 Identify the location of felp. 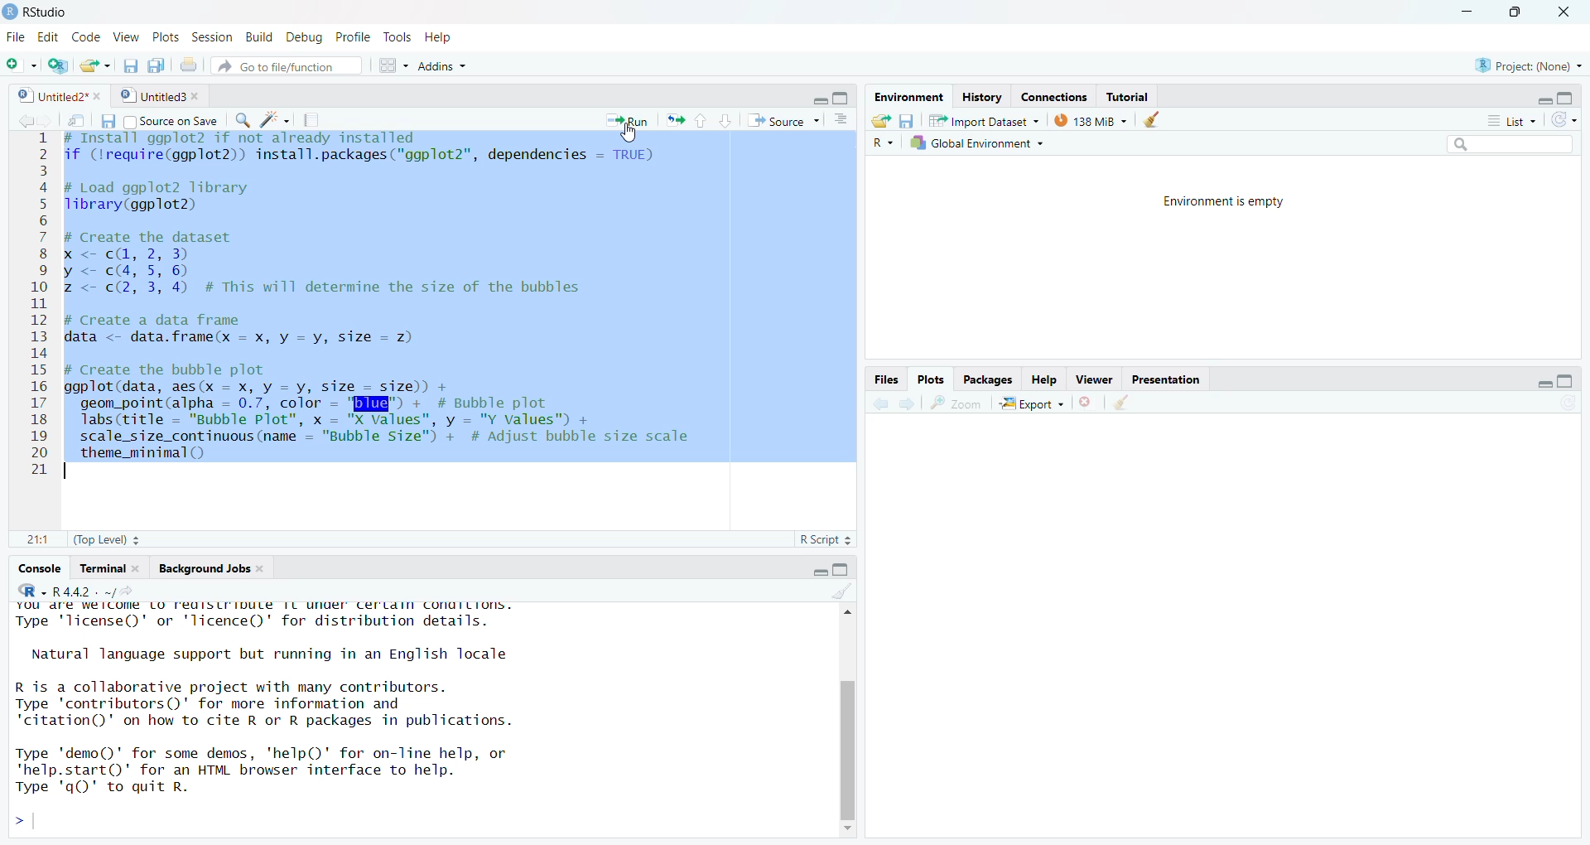
(1045, 379).